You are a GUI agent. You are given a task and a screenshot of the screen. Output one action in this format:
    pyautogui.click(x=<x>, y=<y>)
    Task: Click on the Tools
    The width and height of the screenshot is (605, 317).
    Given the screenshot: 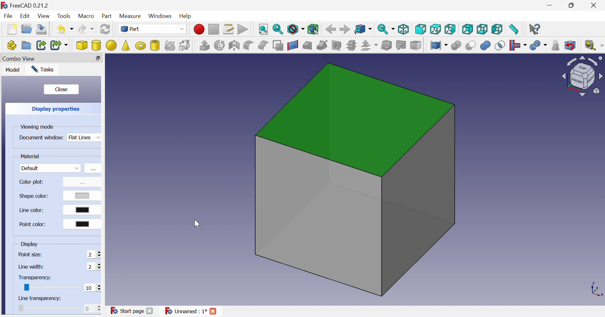 What is the action you would take?
    pyautogui.click(x=64, y=16)
    